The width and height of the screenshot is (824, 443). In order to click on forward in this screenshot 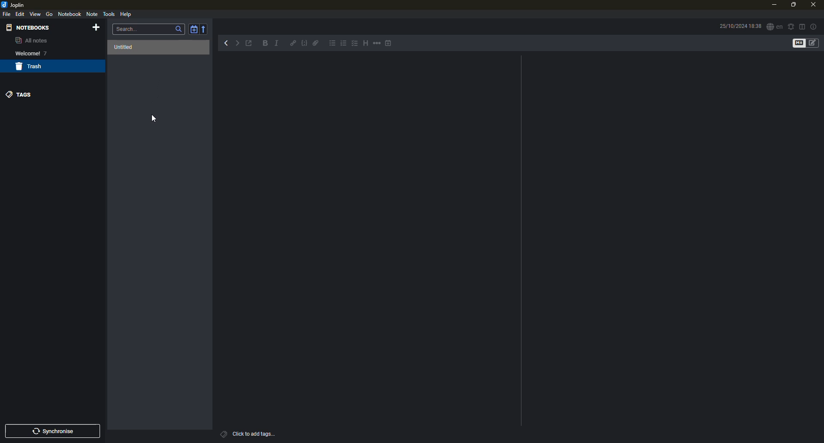, I will do `click(239, 43)`.